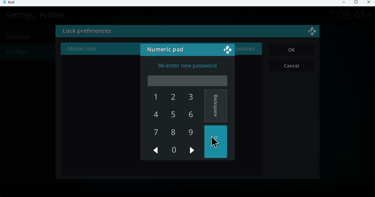 This screenshot has width=375, height=197. I want to click on 1, so click(153, 97).